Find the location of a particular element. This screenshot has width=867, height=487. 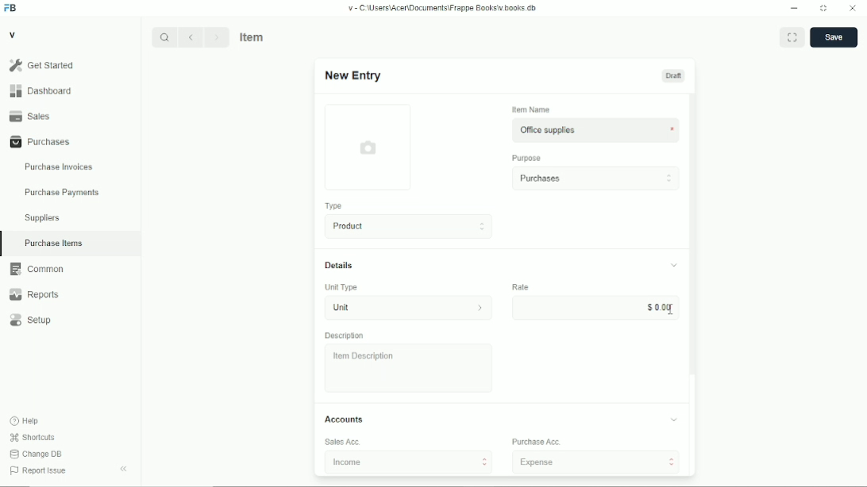

shortcuts is located at coordinates (33, 438).